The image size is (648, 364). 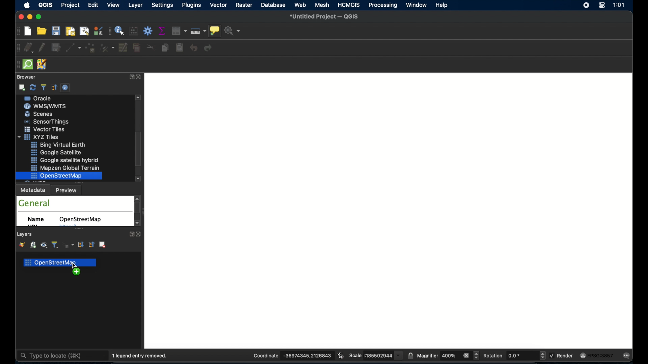 I want to click on open field calculator, so click(x=134, y=31).